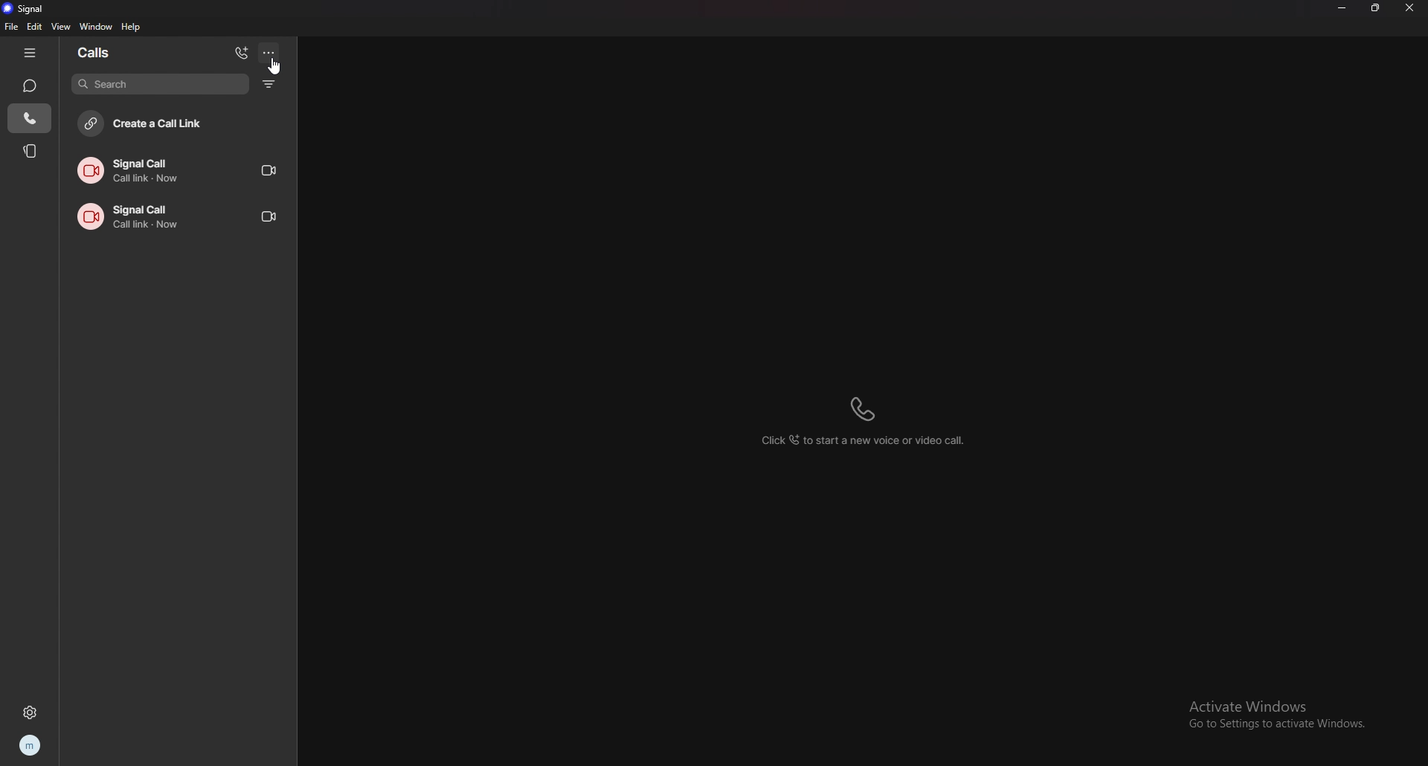 This screenshot has width=1428, height=766. I want to click on chats, so click(30, 86).